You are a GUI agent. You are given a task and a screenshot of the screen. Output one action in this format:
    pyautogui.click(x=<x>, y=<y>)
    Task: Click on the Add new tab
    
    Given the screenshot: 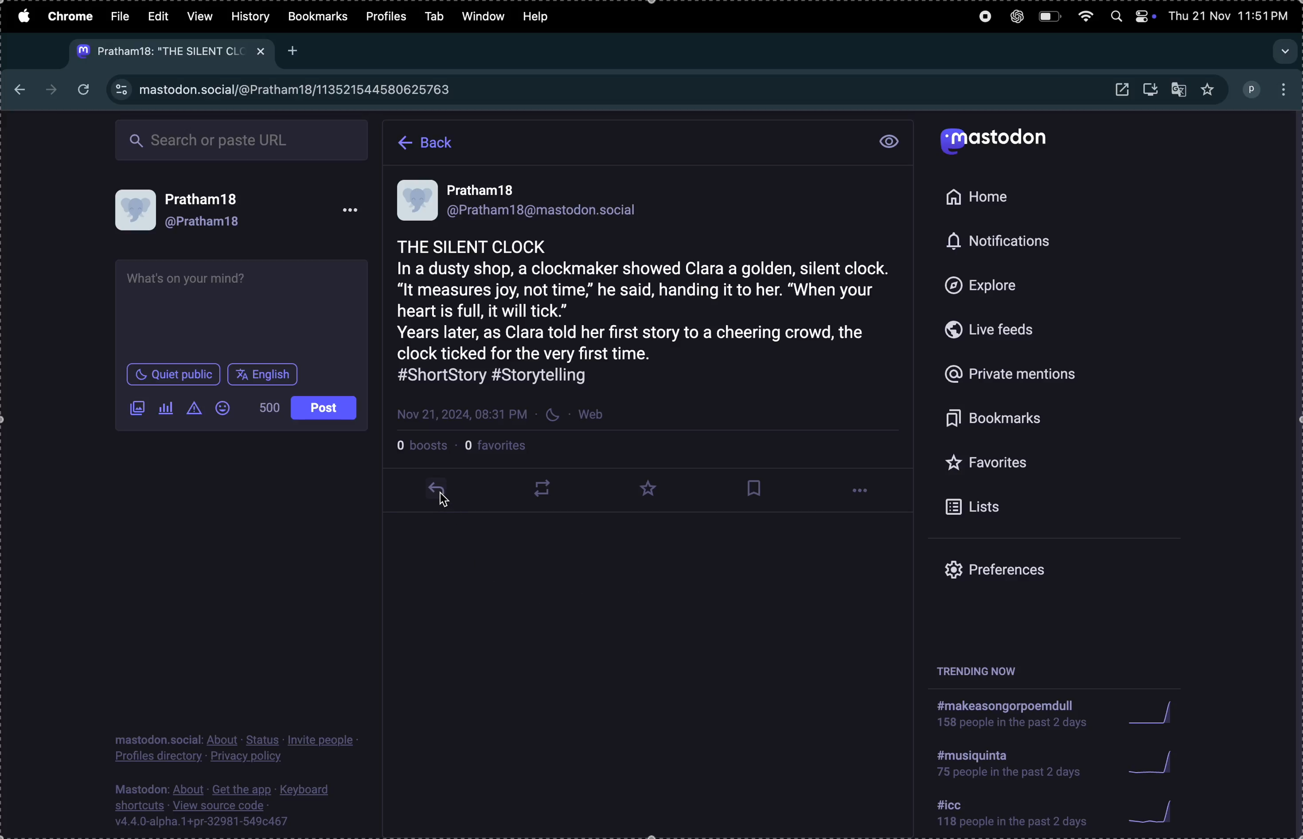 What is the action you would take?
    pyautogui.click(x=295, y=50)
    